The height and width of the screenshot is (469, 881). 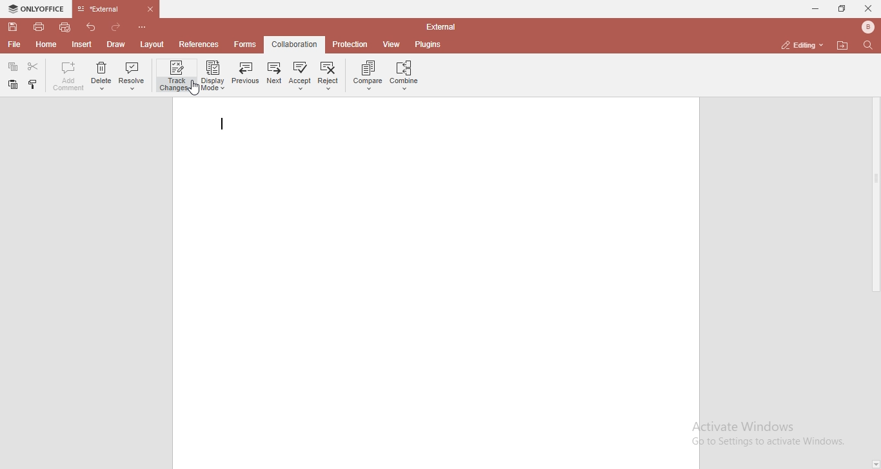 What do you see at coordinates (14, 84) in the screenshot?
I see `copy` at bounding box center [14, 84].